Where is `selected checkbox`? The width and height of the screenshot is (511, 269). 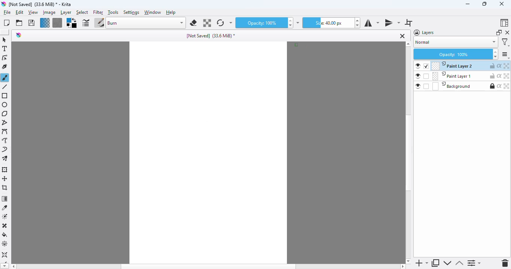
selected checkbox is located at coordinates (426, 76).